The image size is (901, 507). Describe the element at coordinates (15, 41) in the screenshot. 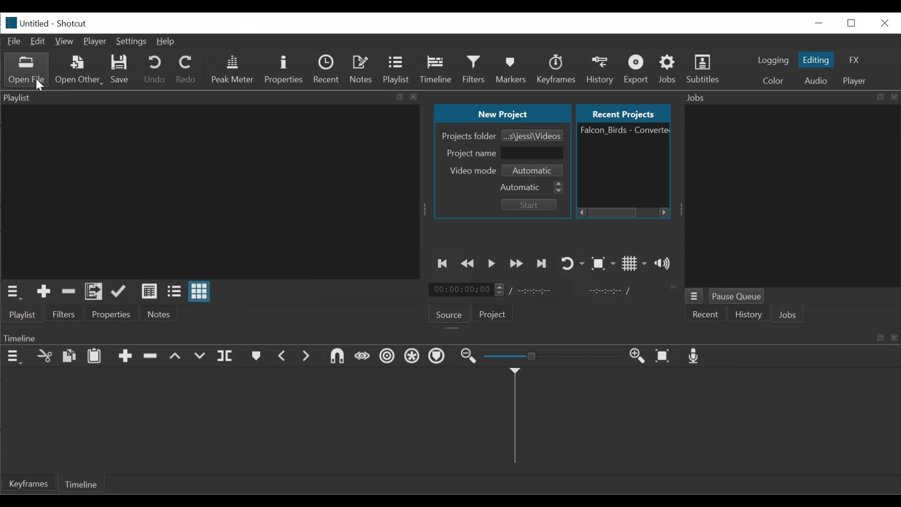

I see `File` at that location.